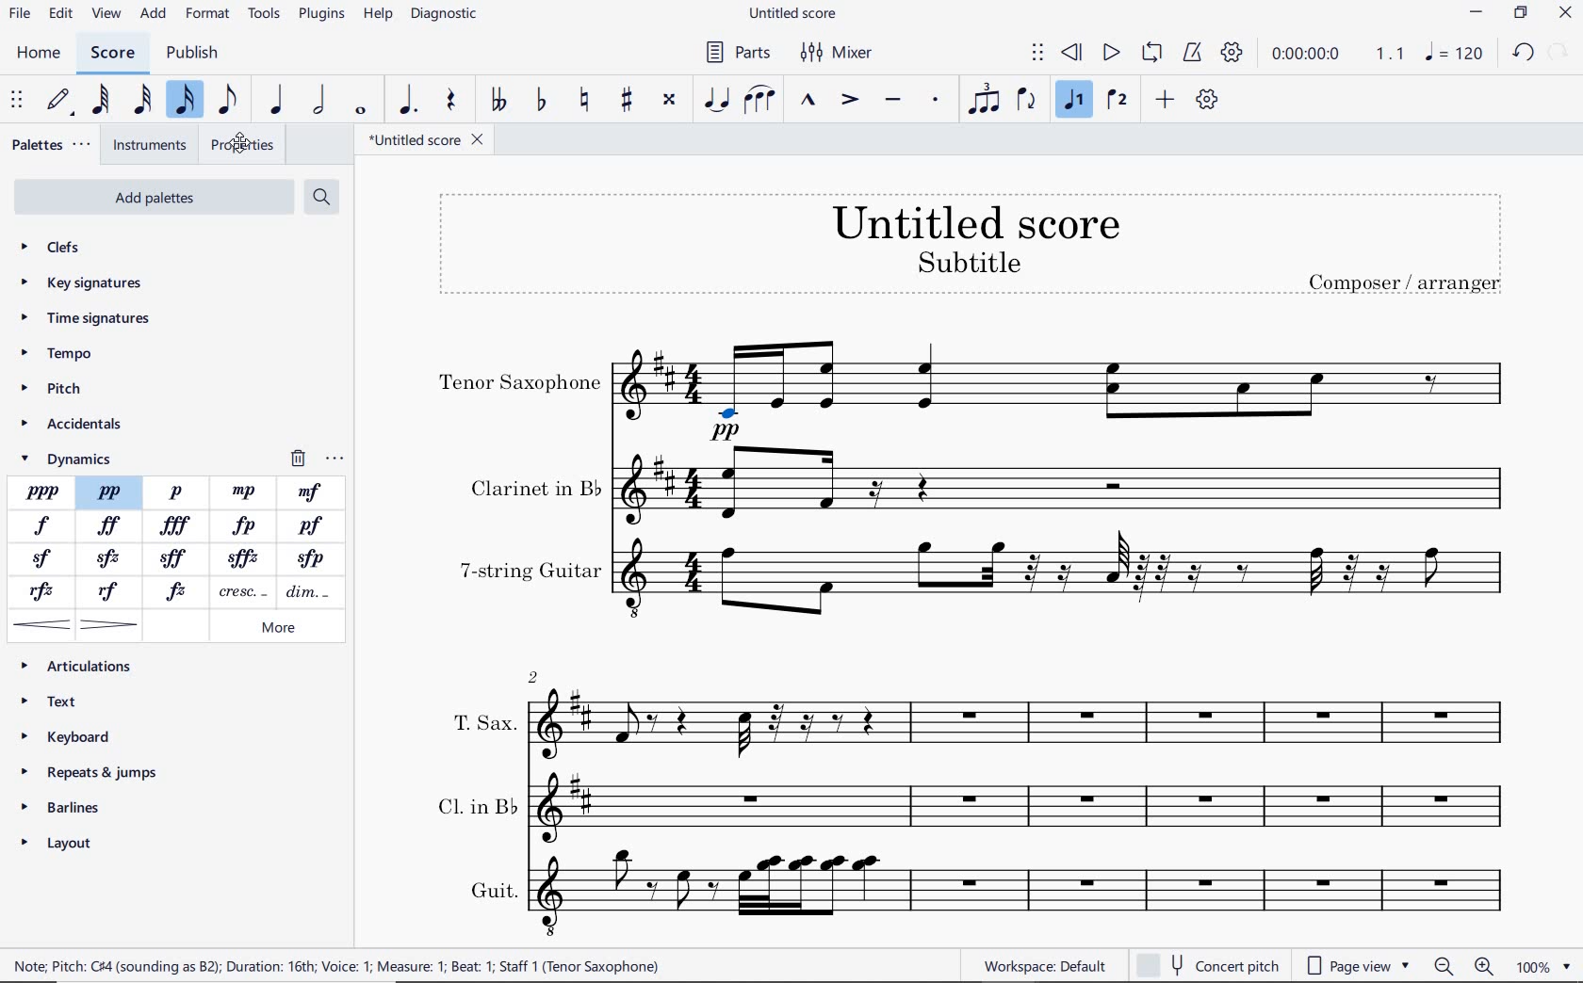 Image resolution: width=1583 pixels, height=983 pixels. What do you see at coordinates (1036, 894) in the screenshot?
I see `Guit.` at bounding box center [1036, 894].